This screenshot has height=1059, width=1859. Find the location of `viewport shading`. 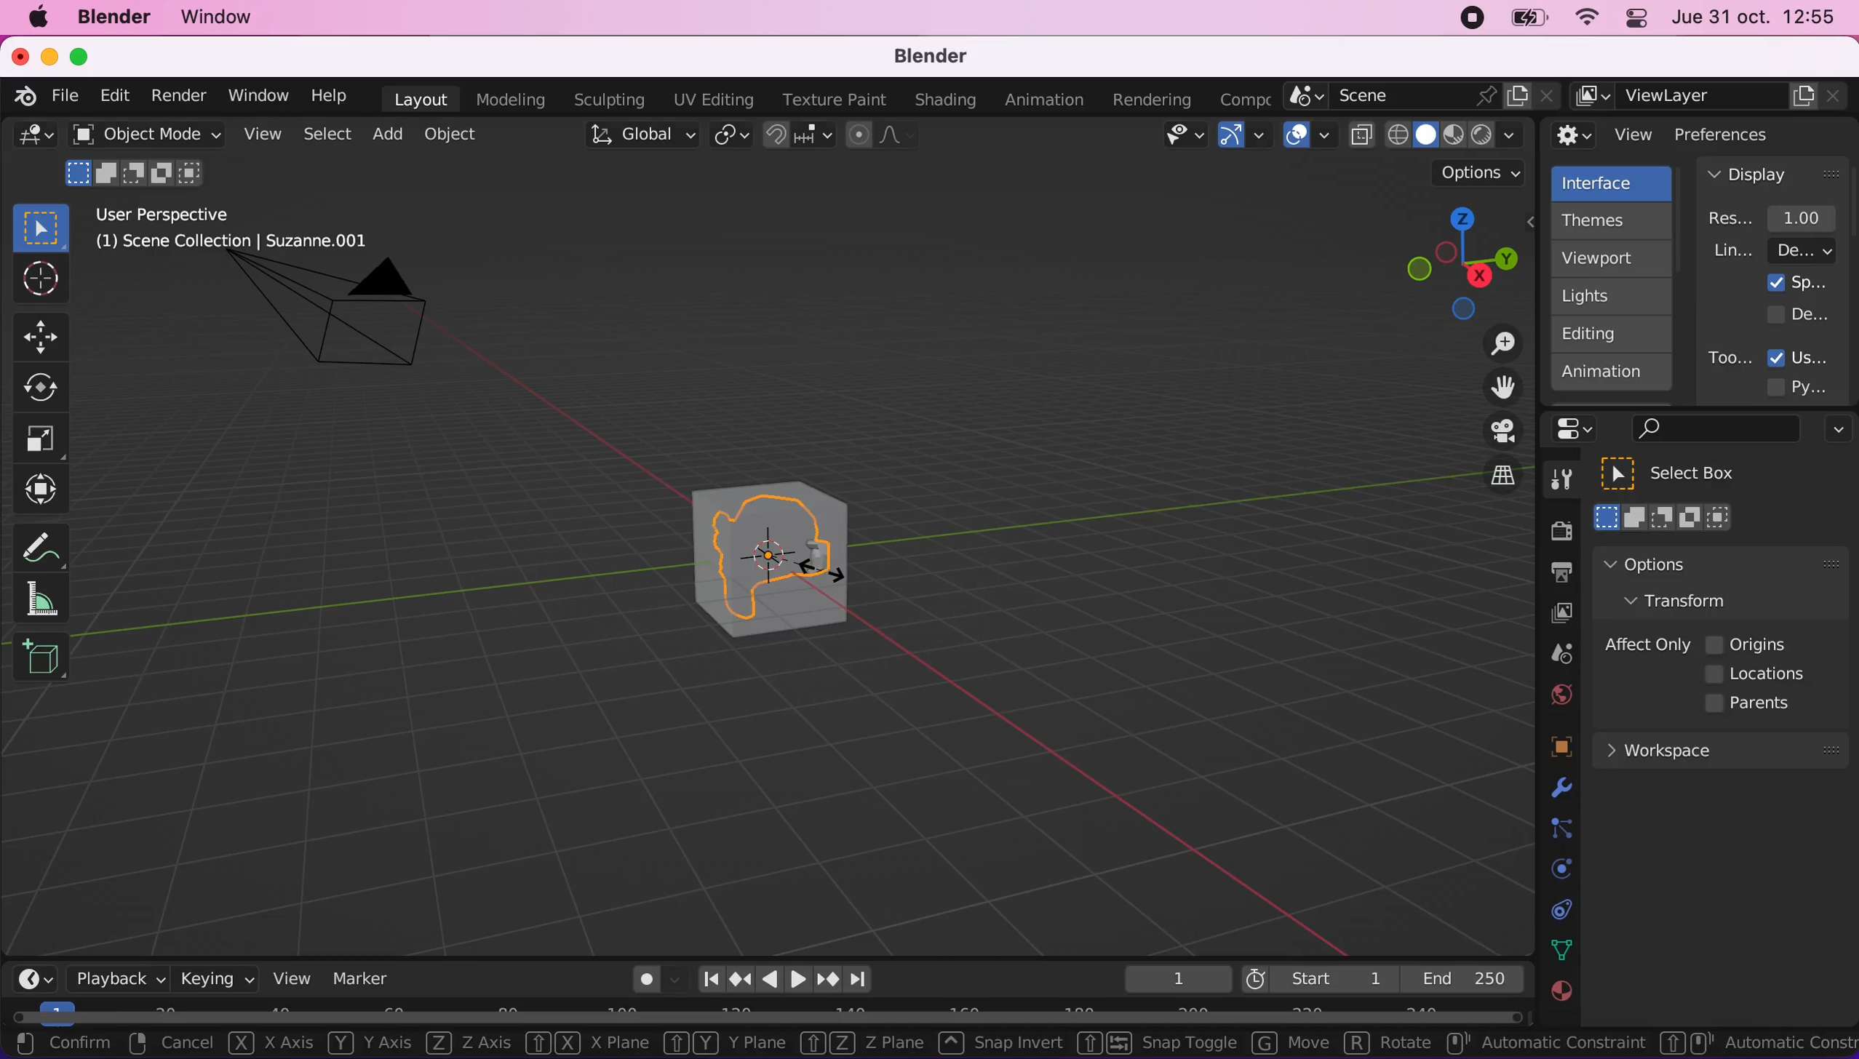

viewport shading is located at coordinates (1441, 135).